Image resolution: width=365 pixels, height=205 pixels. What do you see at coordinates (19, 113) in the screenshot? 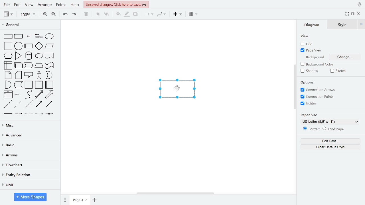
I see `general shapes` at bounding box center [19, 113].